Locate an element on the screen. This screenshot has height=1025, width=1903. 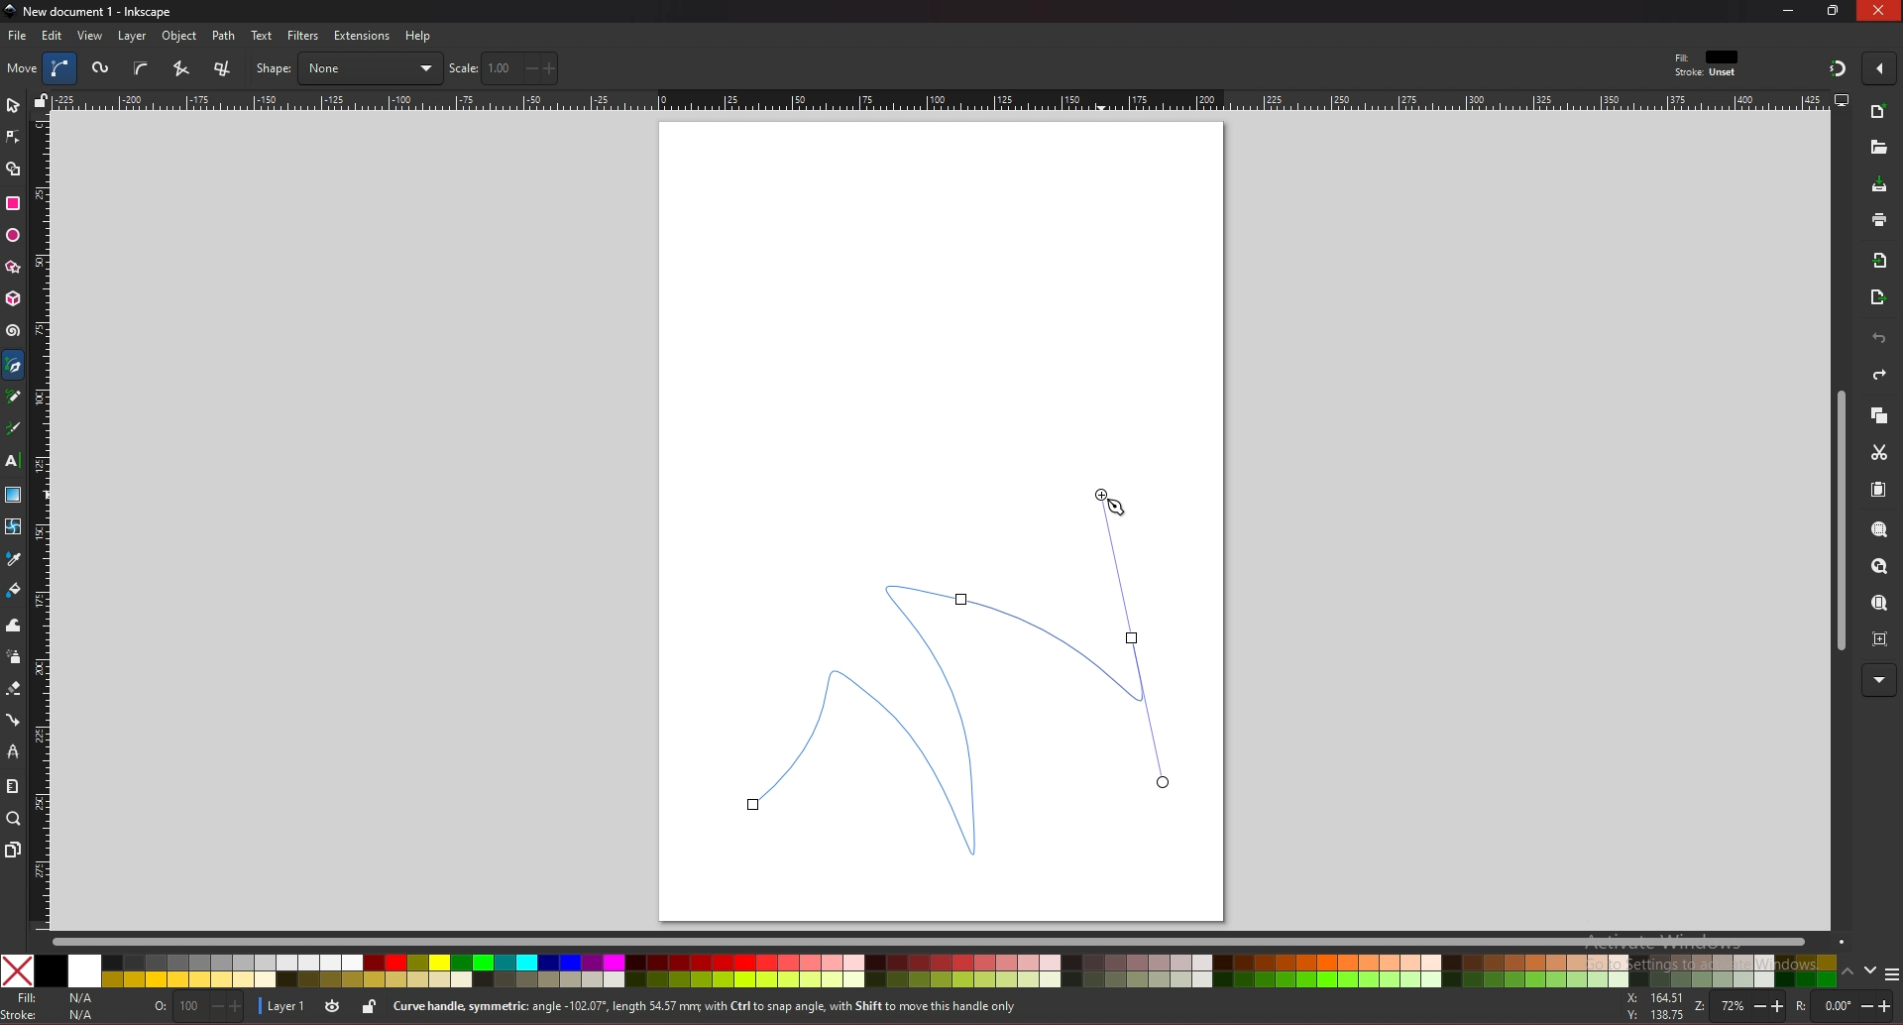
print is located at coordinates (1879, 219).